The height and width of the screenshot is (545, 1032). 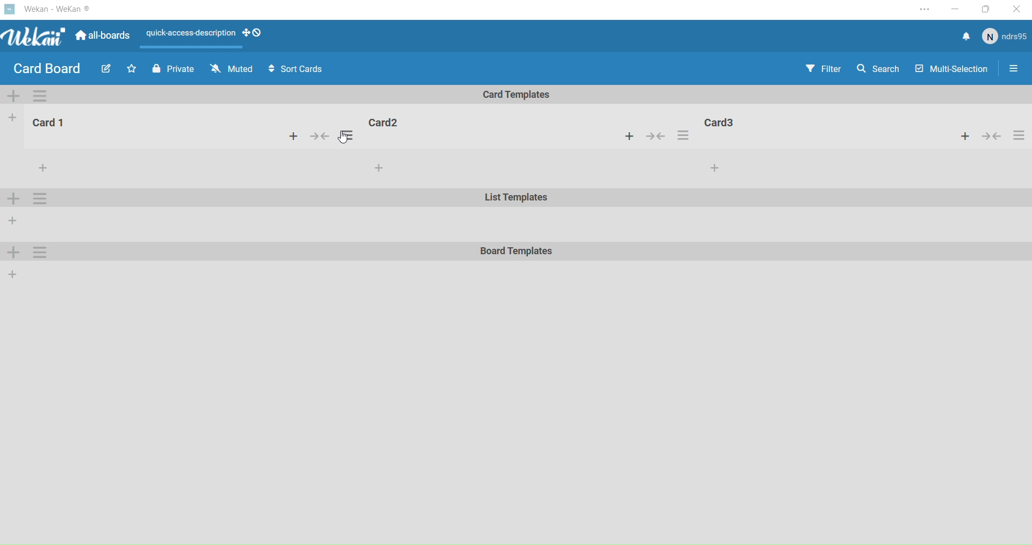 I want to click on Actions, so click(x=993, y=137).